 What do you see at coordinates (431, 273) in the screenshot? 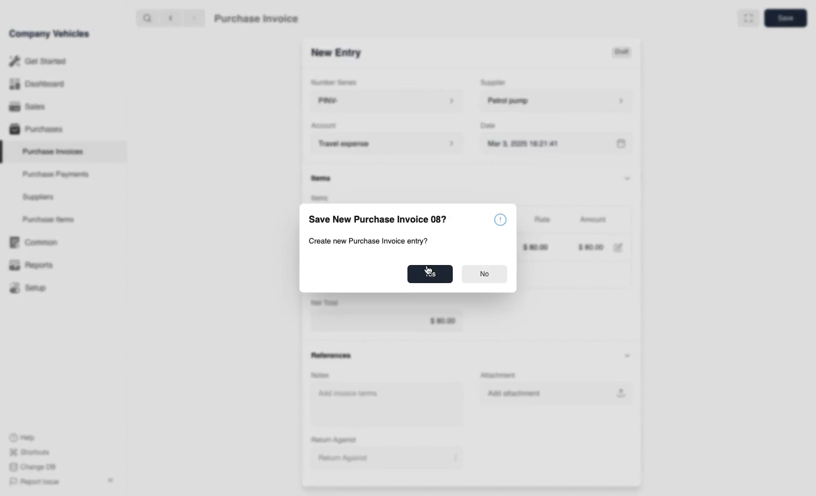
I see `yes` at bounding box center [431, 273].